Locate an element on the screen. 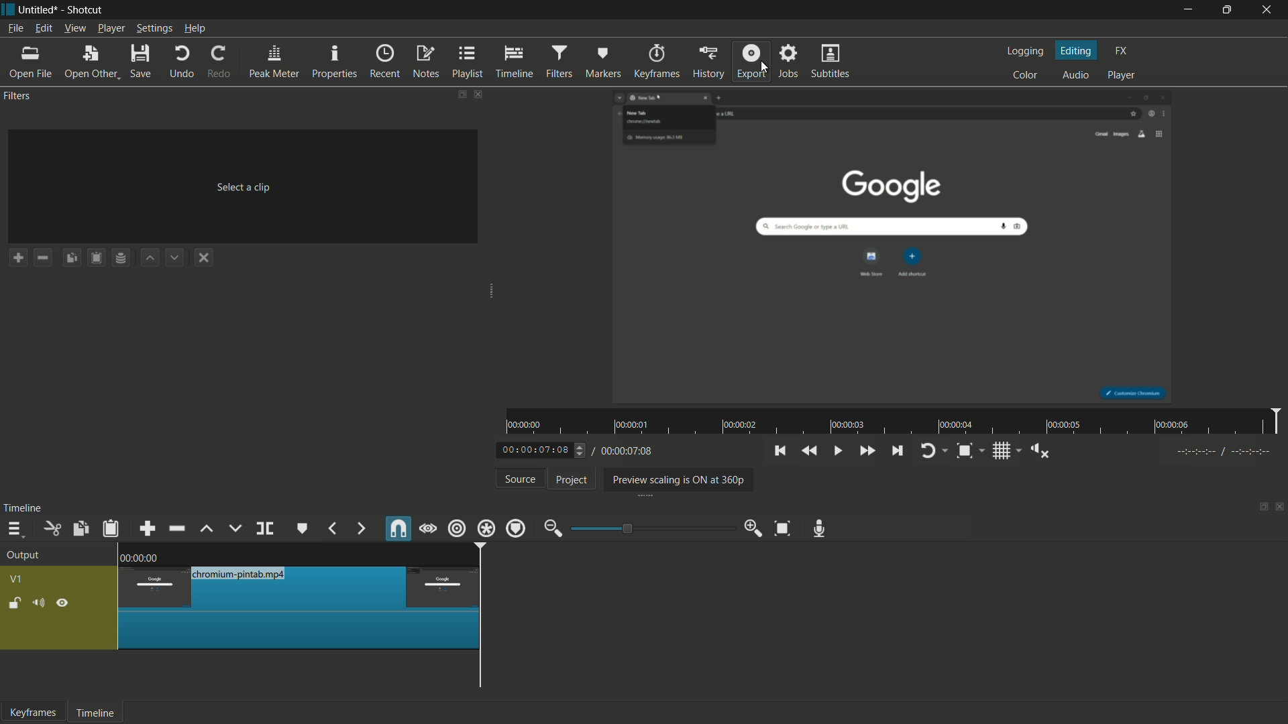 The height and width of the screenshot is (724, 1288). open other is located at coordinates (89, 62).